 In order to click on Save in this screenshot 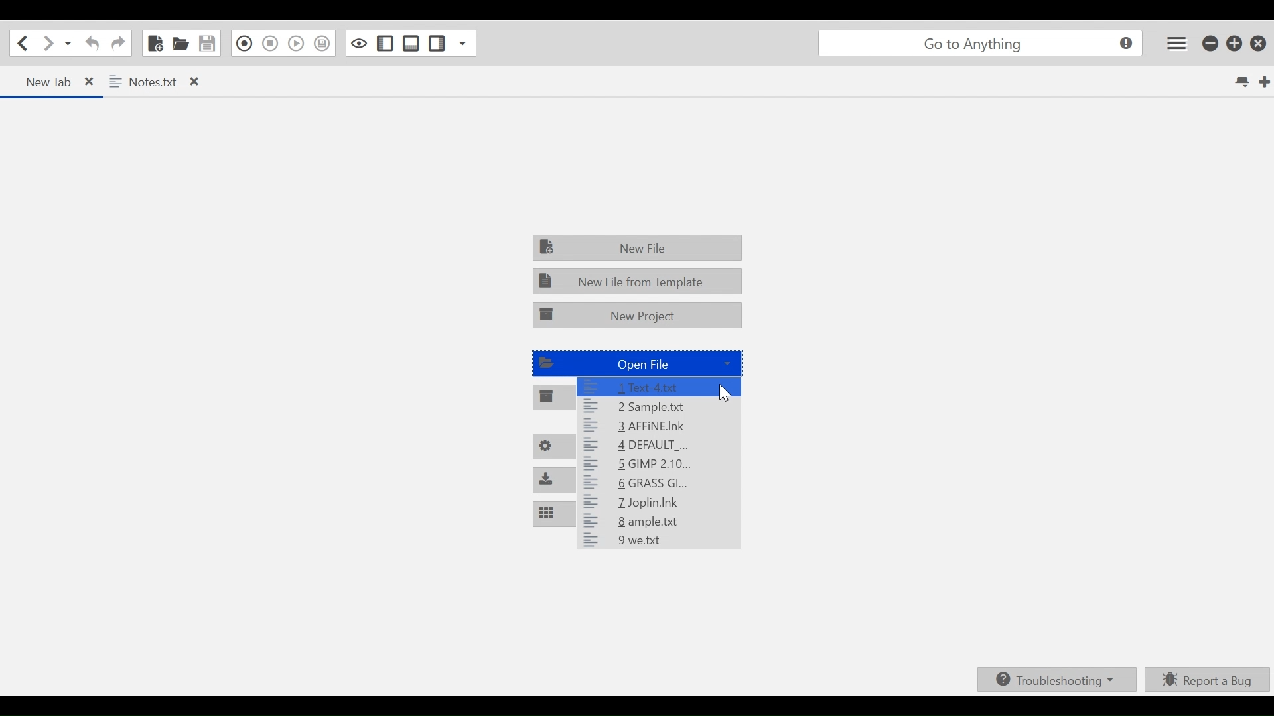, I will do `click(208, 43)`.